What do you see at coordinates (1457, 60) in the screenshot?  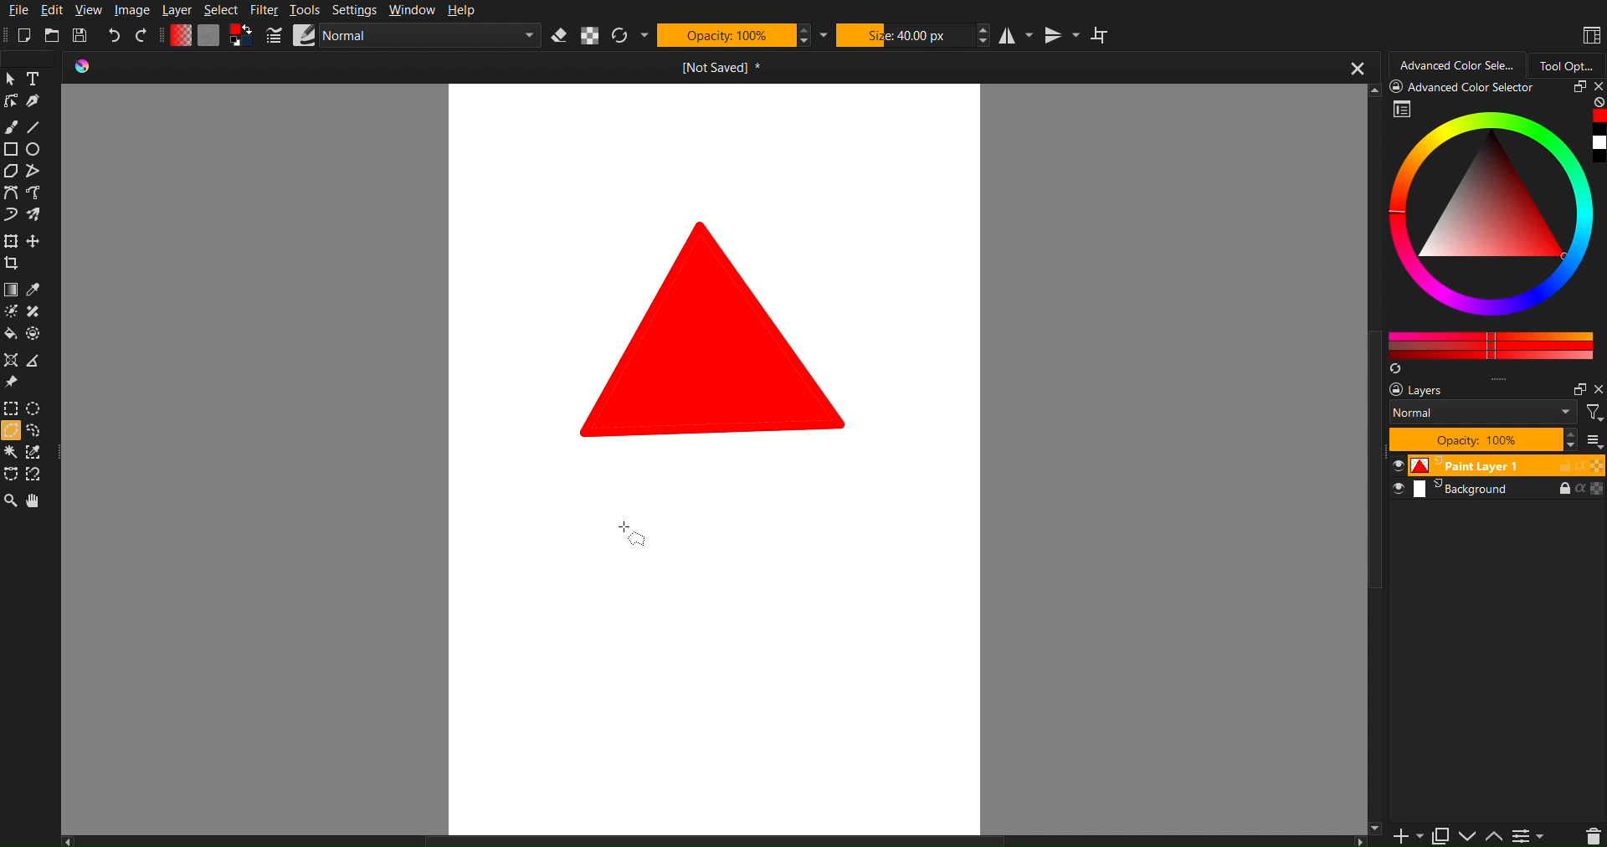 I see `Advanced Color Selector` at bounding box center [1457, 60].